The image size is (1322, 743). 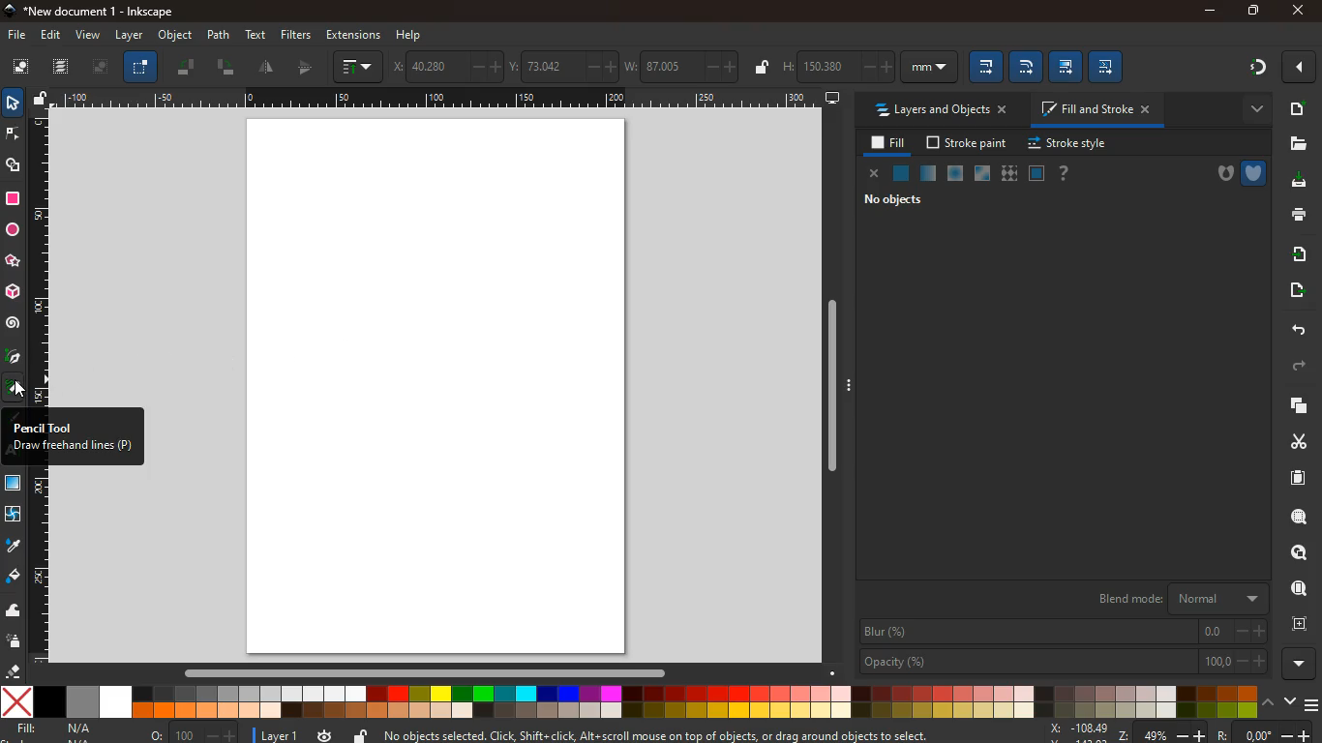 What do you see at coordinates (871, 173) in the screenshot?
I see `close` at bounding box center [871, 173].